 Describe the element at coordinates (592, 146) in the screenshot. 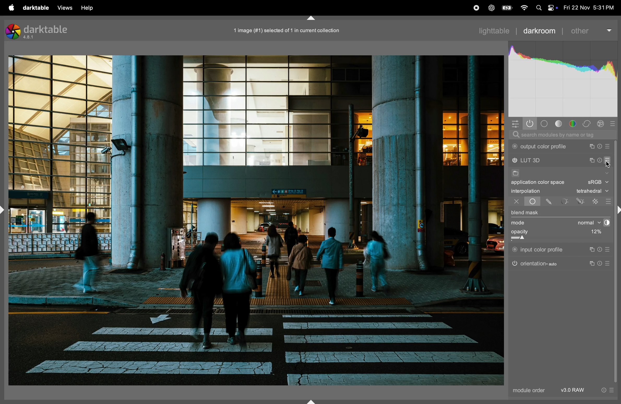

I see `multiple instance actions` at that location.